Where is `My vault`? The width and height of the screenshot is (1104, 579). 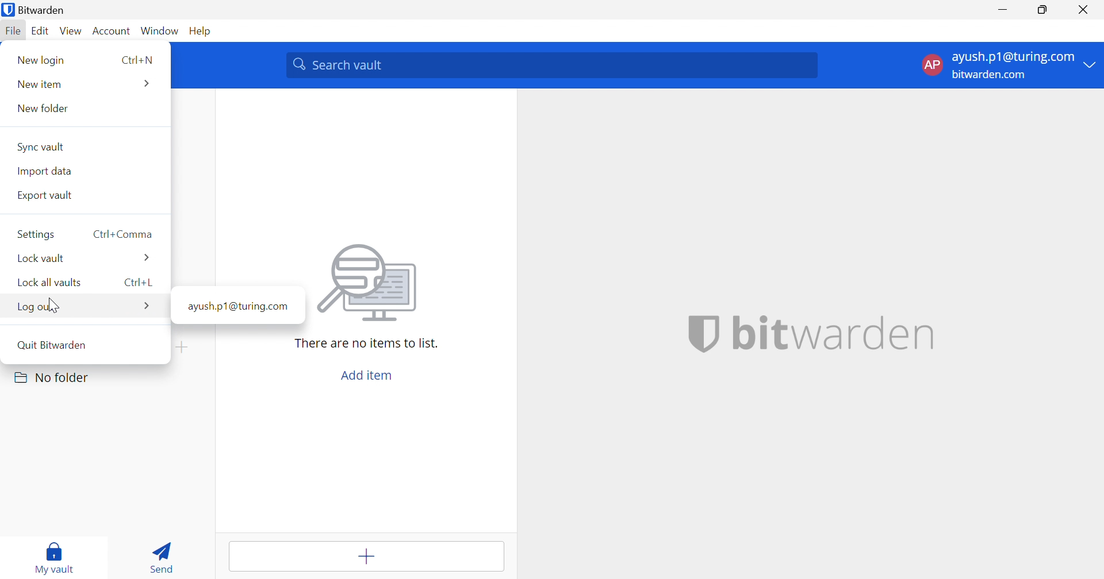 My vault is located at coordinates (56, 555).